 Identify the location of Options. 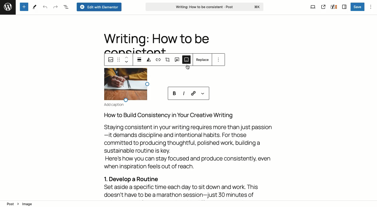
(370, 6).